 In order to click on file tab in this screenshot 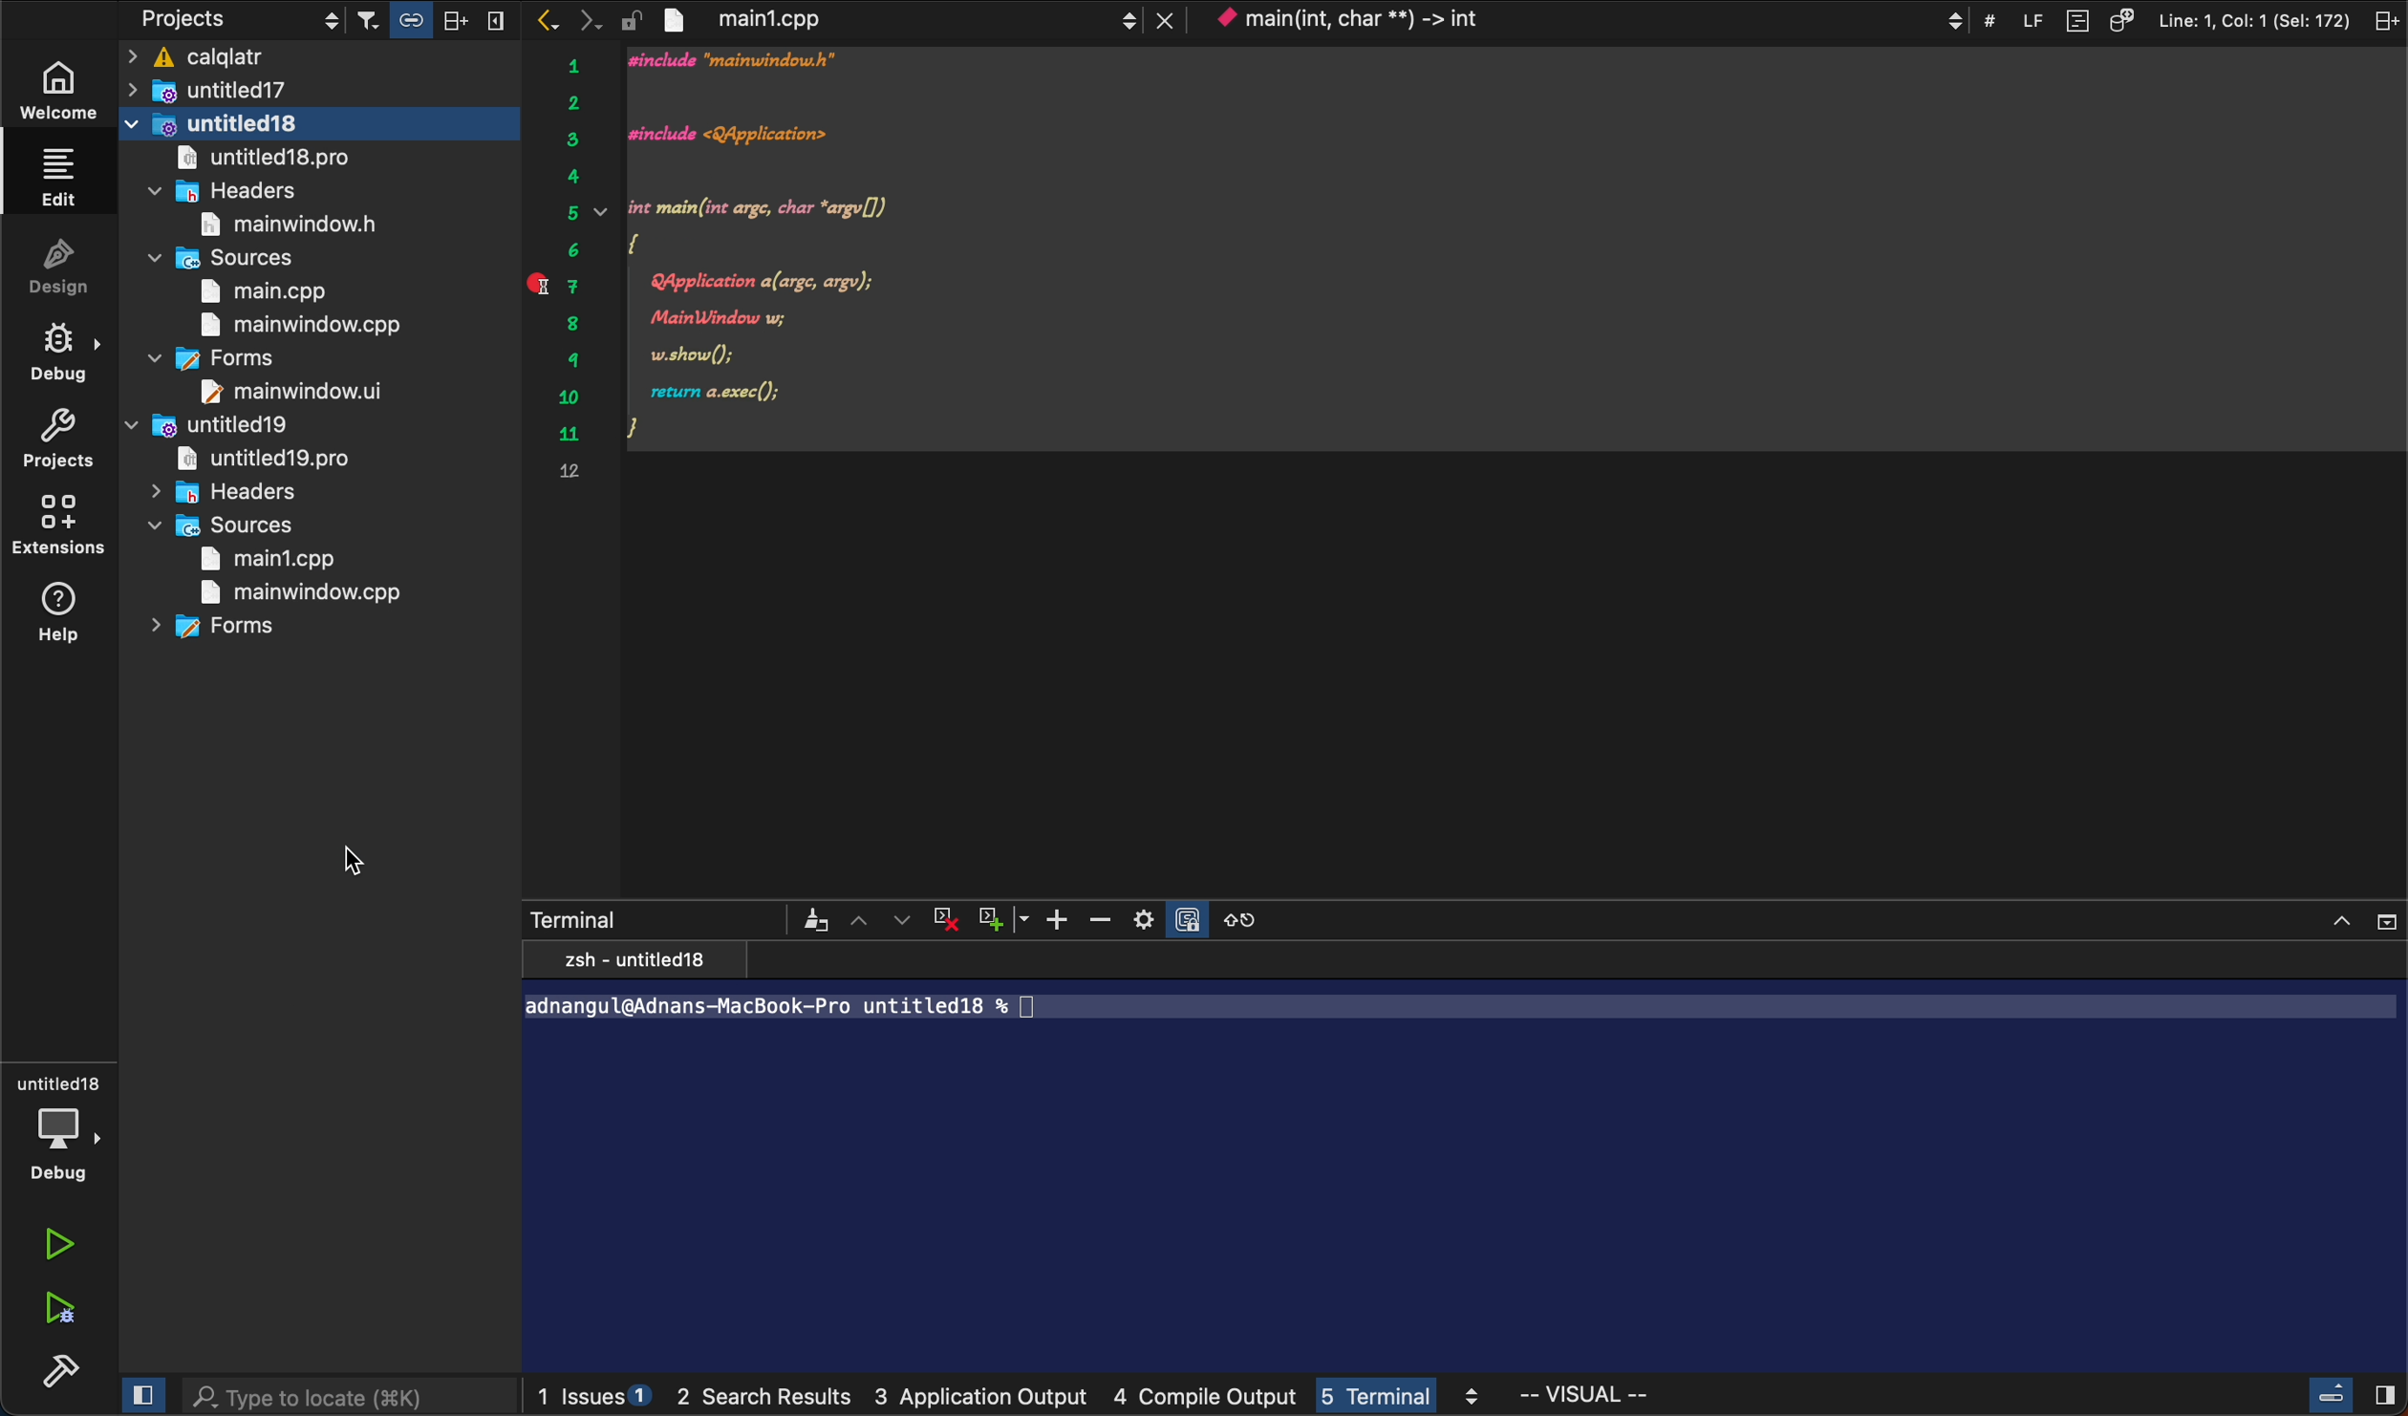, I will do `click(882, 20)`.